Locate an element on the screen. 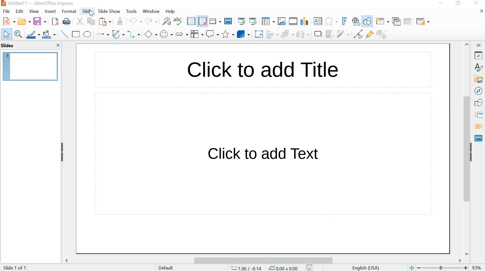 This screenshot has width=485, height=271. Click to add Text is located at coordinates (266, 154).